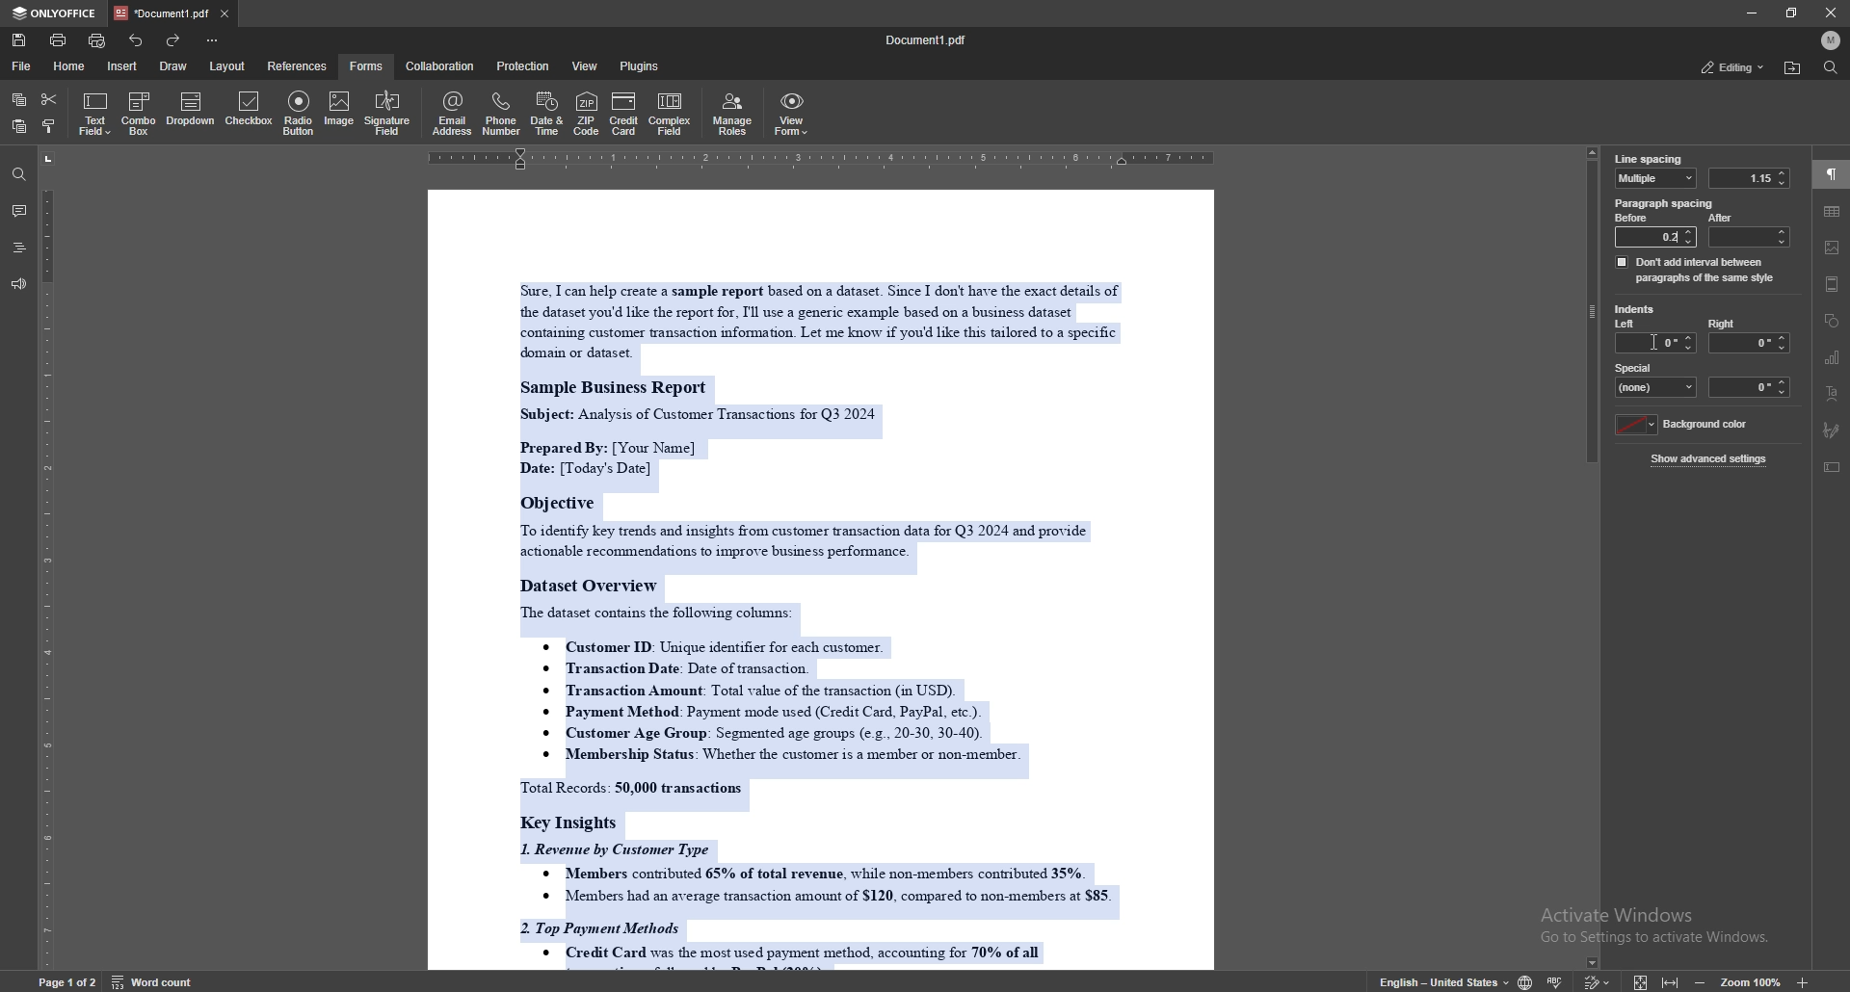 The height and width of the screenshot is (992, 1850). Describe the element at coordinates (1696, 269) in the screenshot. I see `dont add interval between paragraph of same style` at that location.